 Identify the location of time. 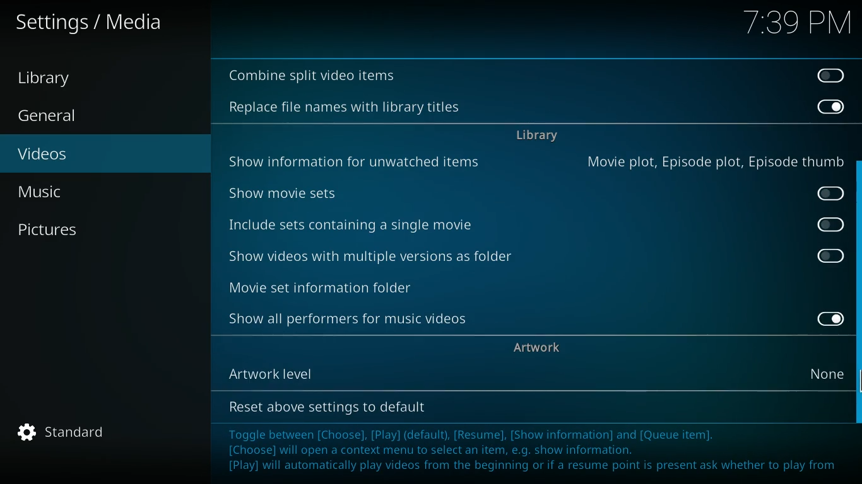
(795, 24).